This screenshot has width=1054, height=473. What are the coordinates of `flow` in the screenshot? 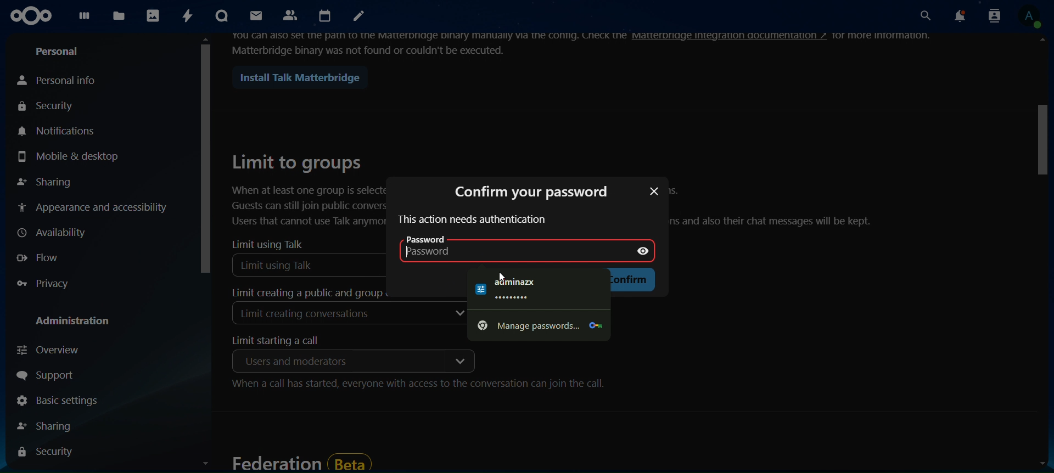 It's located at (44, 257).